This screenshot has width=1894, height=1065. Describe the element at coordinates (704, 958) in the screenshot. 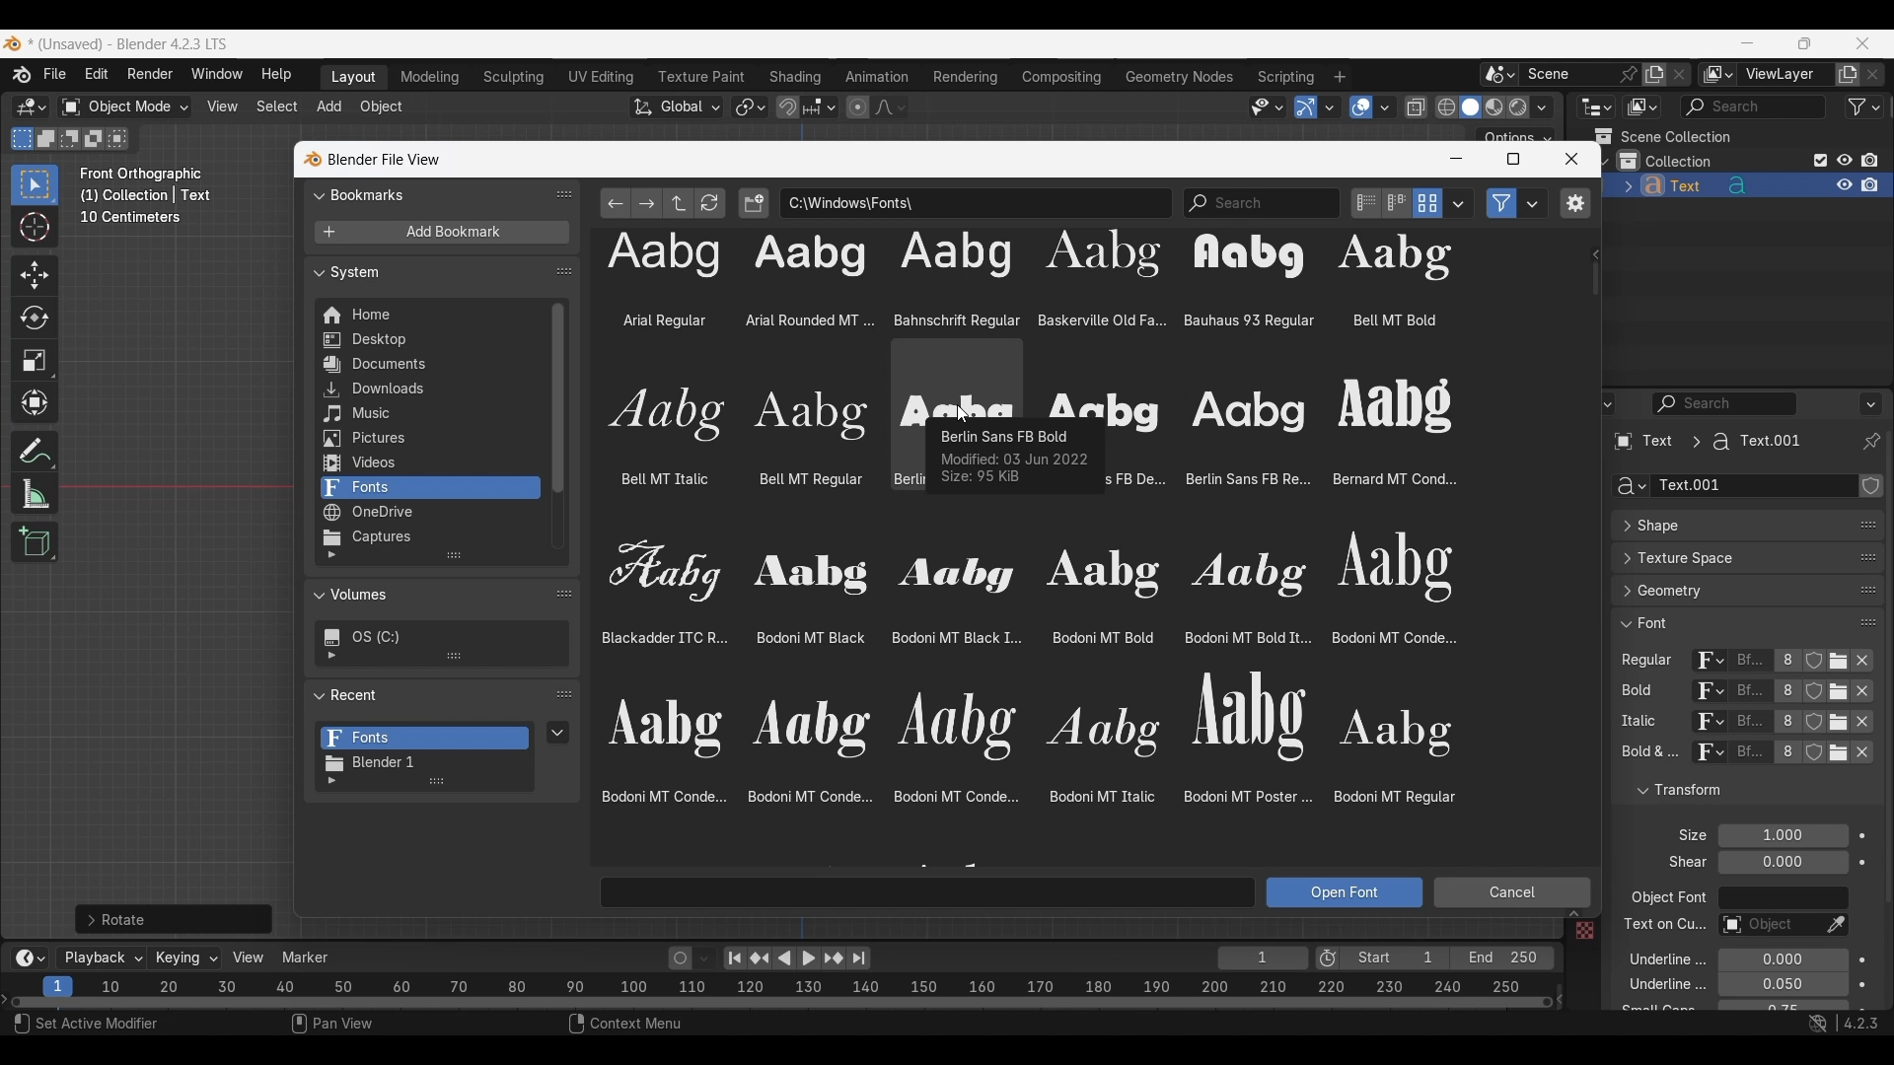

I see `Auto keyframing` at that location.